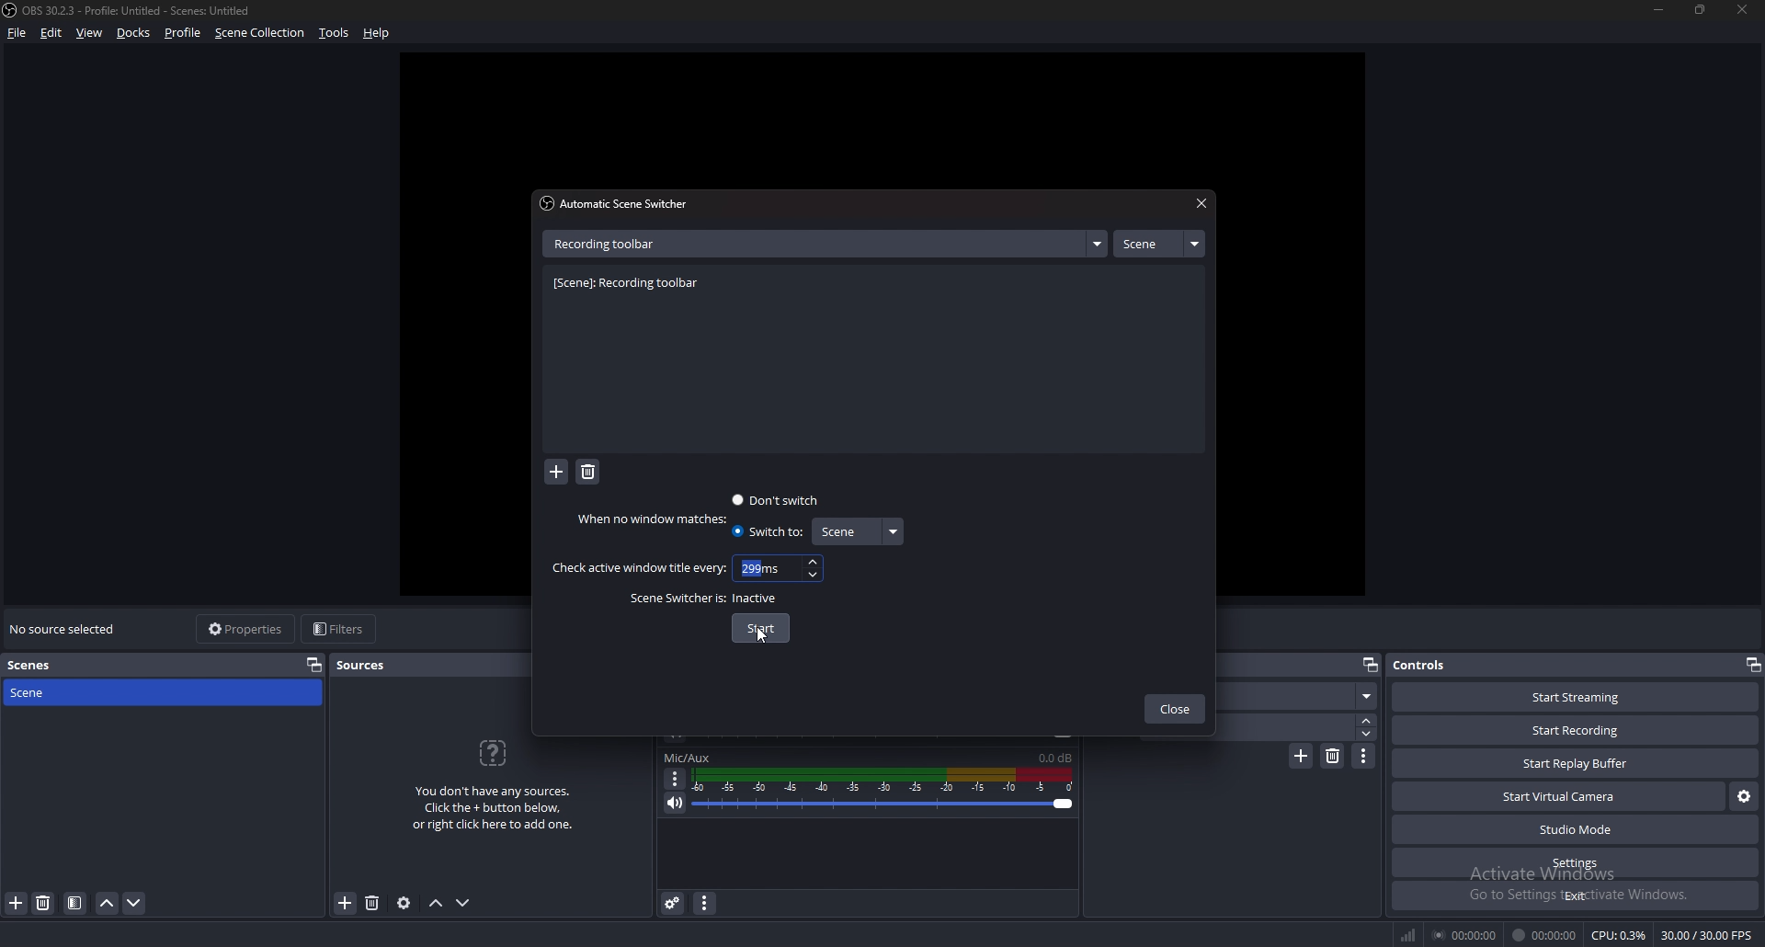 The image size is (1765, 947). What do you see at coordinates (377, 34) in the screenshot?
I see `help` at bounding box center [377, 34].